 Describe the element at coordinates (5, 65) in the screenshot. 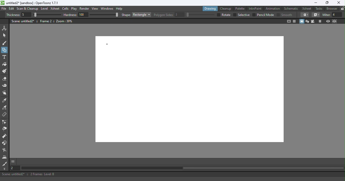

I see `Fill tool` at that location.